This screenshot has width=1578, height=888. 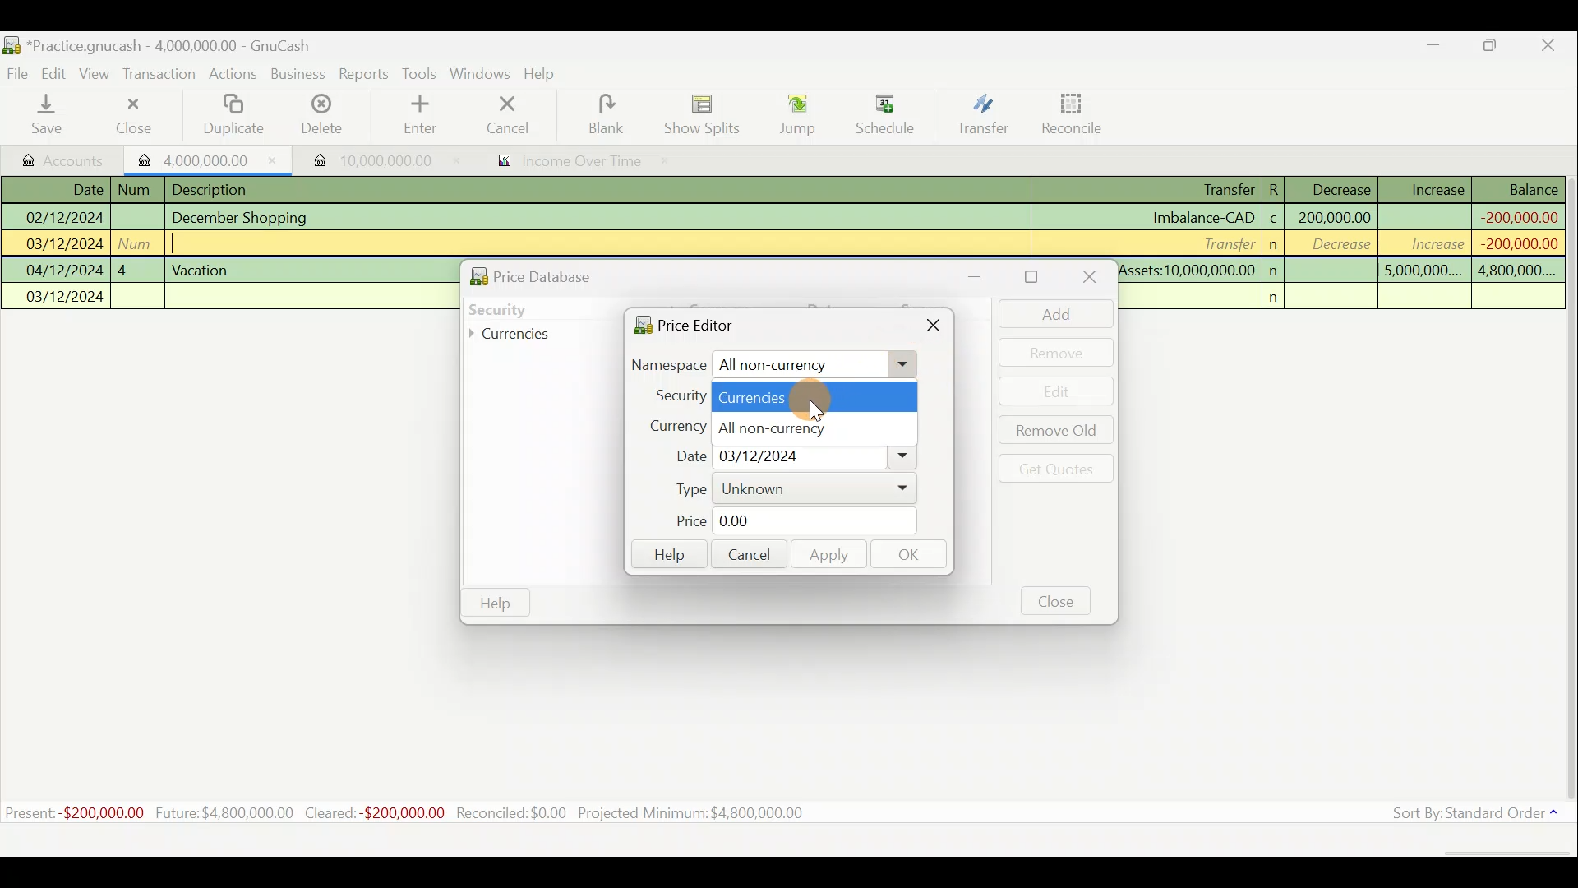 What do you see at coordinates (202, 268) in the screenshot?
I see `Vacation` at bounding box center [202, 268].